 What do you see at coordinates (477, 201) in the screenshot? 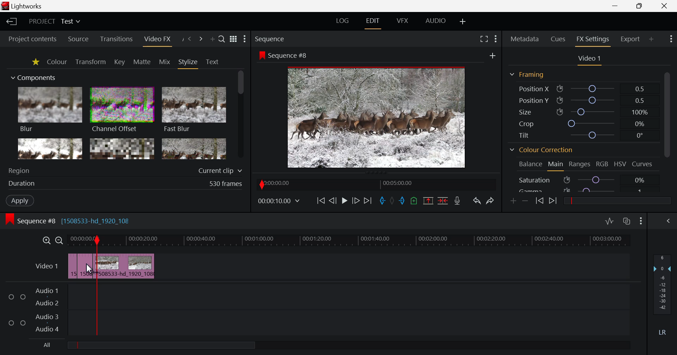
I see `Undo` at bounding box center [477, 201].